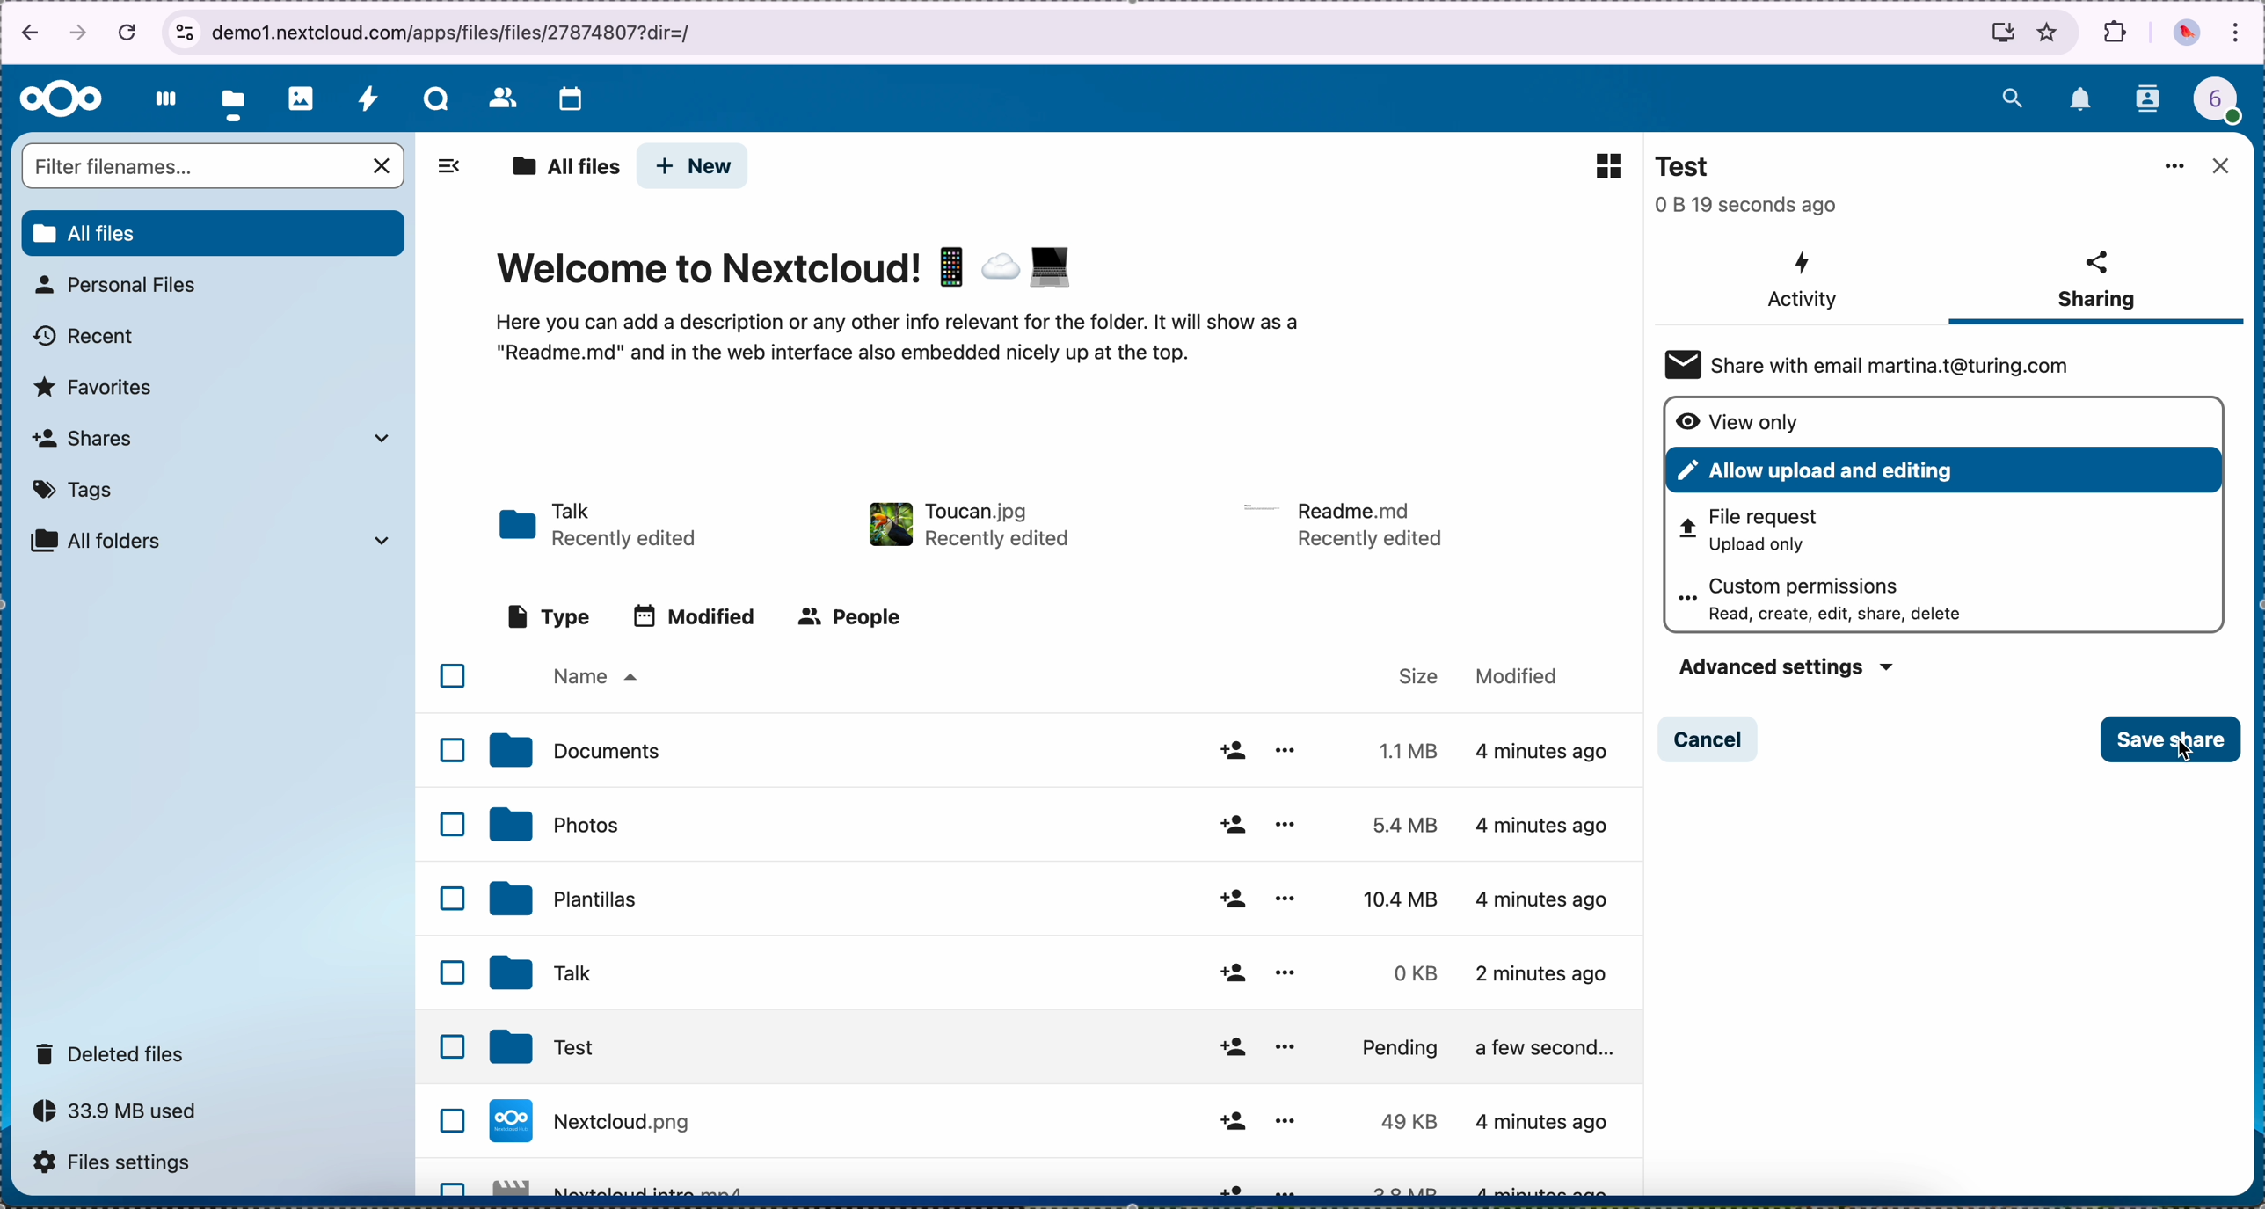 Image resolution: width=2265 pixels, height=1209 pixels. Describe the element at coordinates (2150, 100) in the screenshot. I see `contacts` at that location.